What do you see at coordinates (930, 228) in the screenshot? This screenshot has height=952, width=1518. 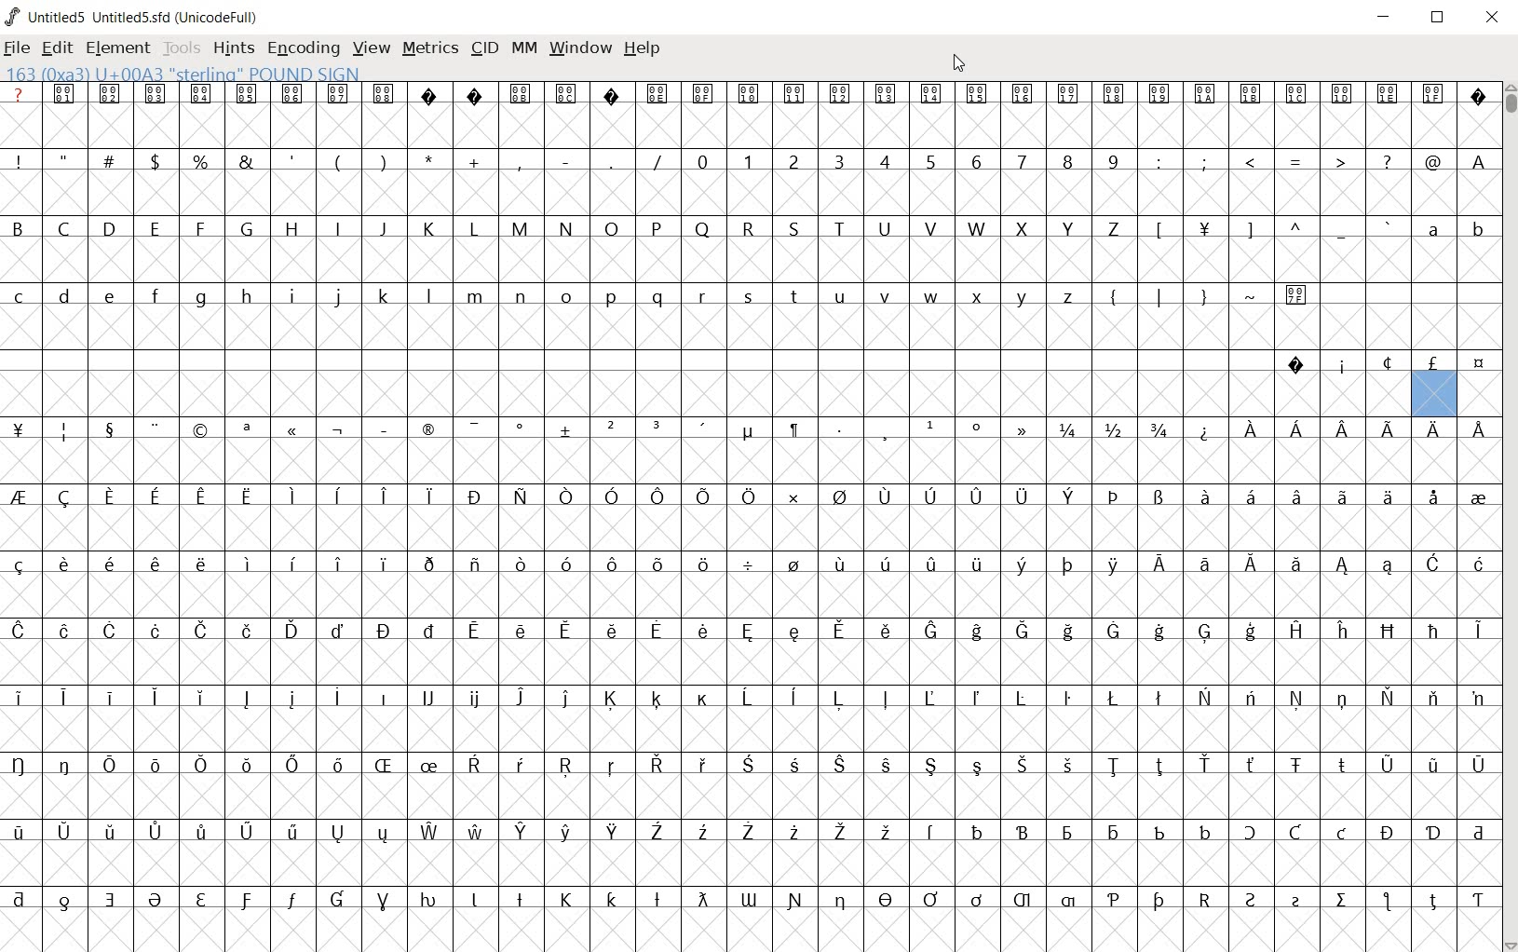 I see `V` at bounding box center [930, 228].